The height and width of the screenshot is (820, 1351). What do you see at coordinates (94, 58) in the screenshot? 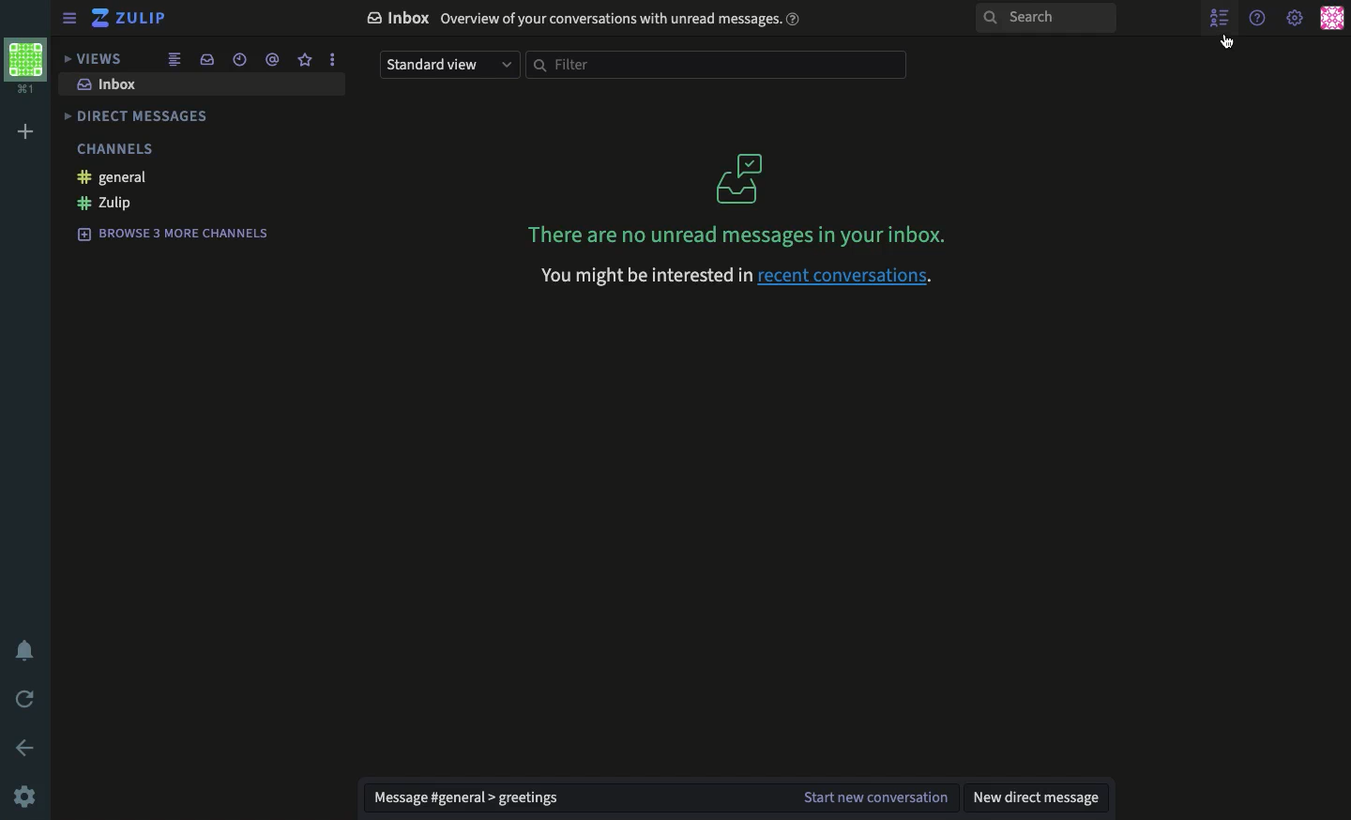
I see `views` at bounding box center [94, 58].